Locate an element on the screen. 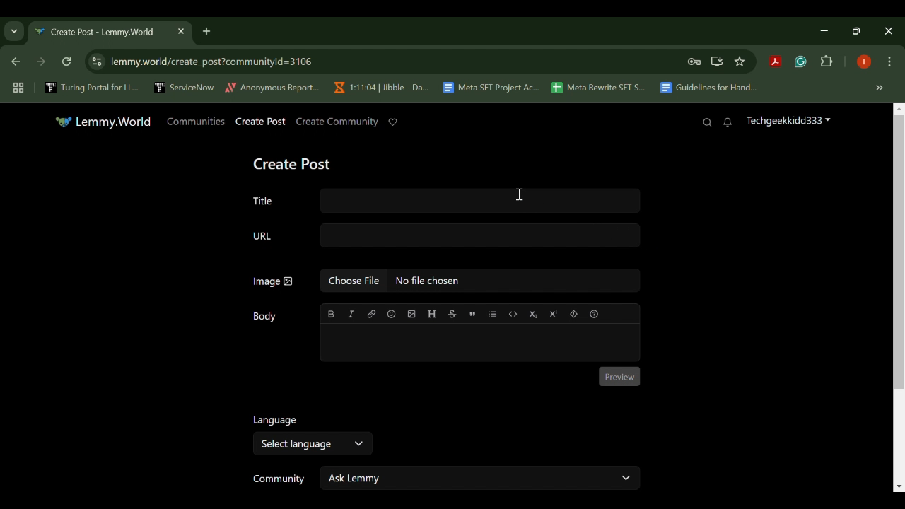 The width and height of the screenshot is (905, 509). Previous Page Dropdown Menu is located at coordinates (14, 32).